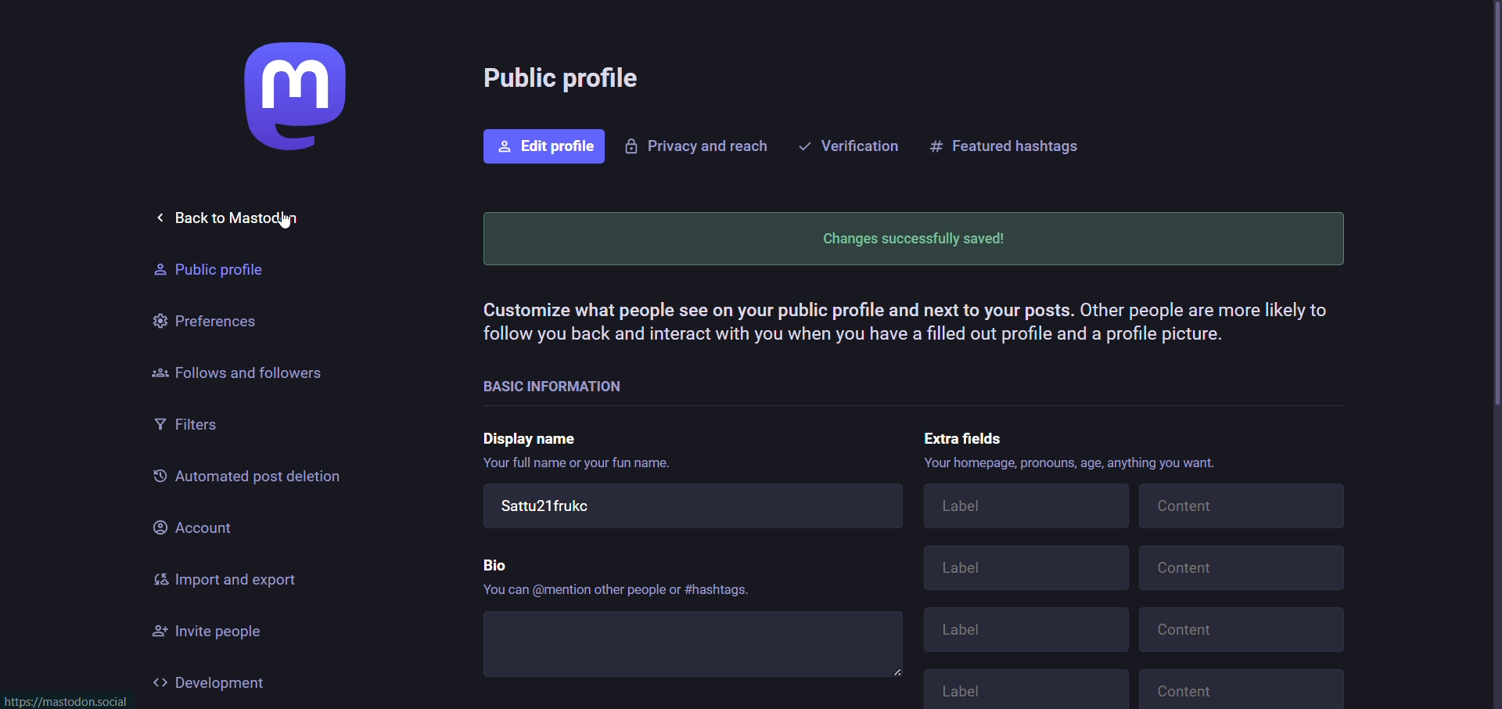  I want to click on Label, so click(1028, 631).